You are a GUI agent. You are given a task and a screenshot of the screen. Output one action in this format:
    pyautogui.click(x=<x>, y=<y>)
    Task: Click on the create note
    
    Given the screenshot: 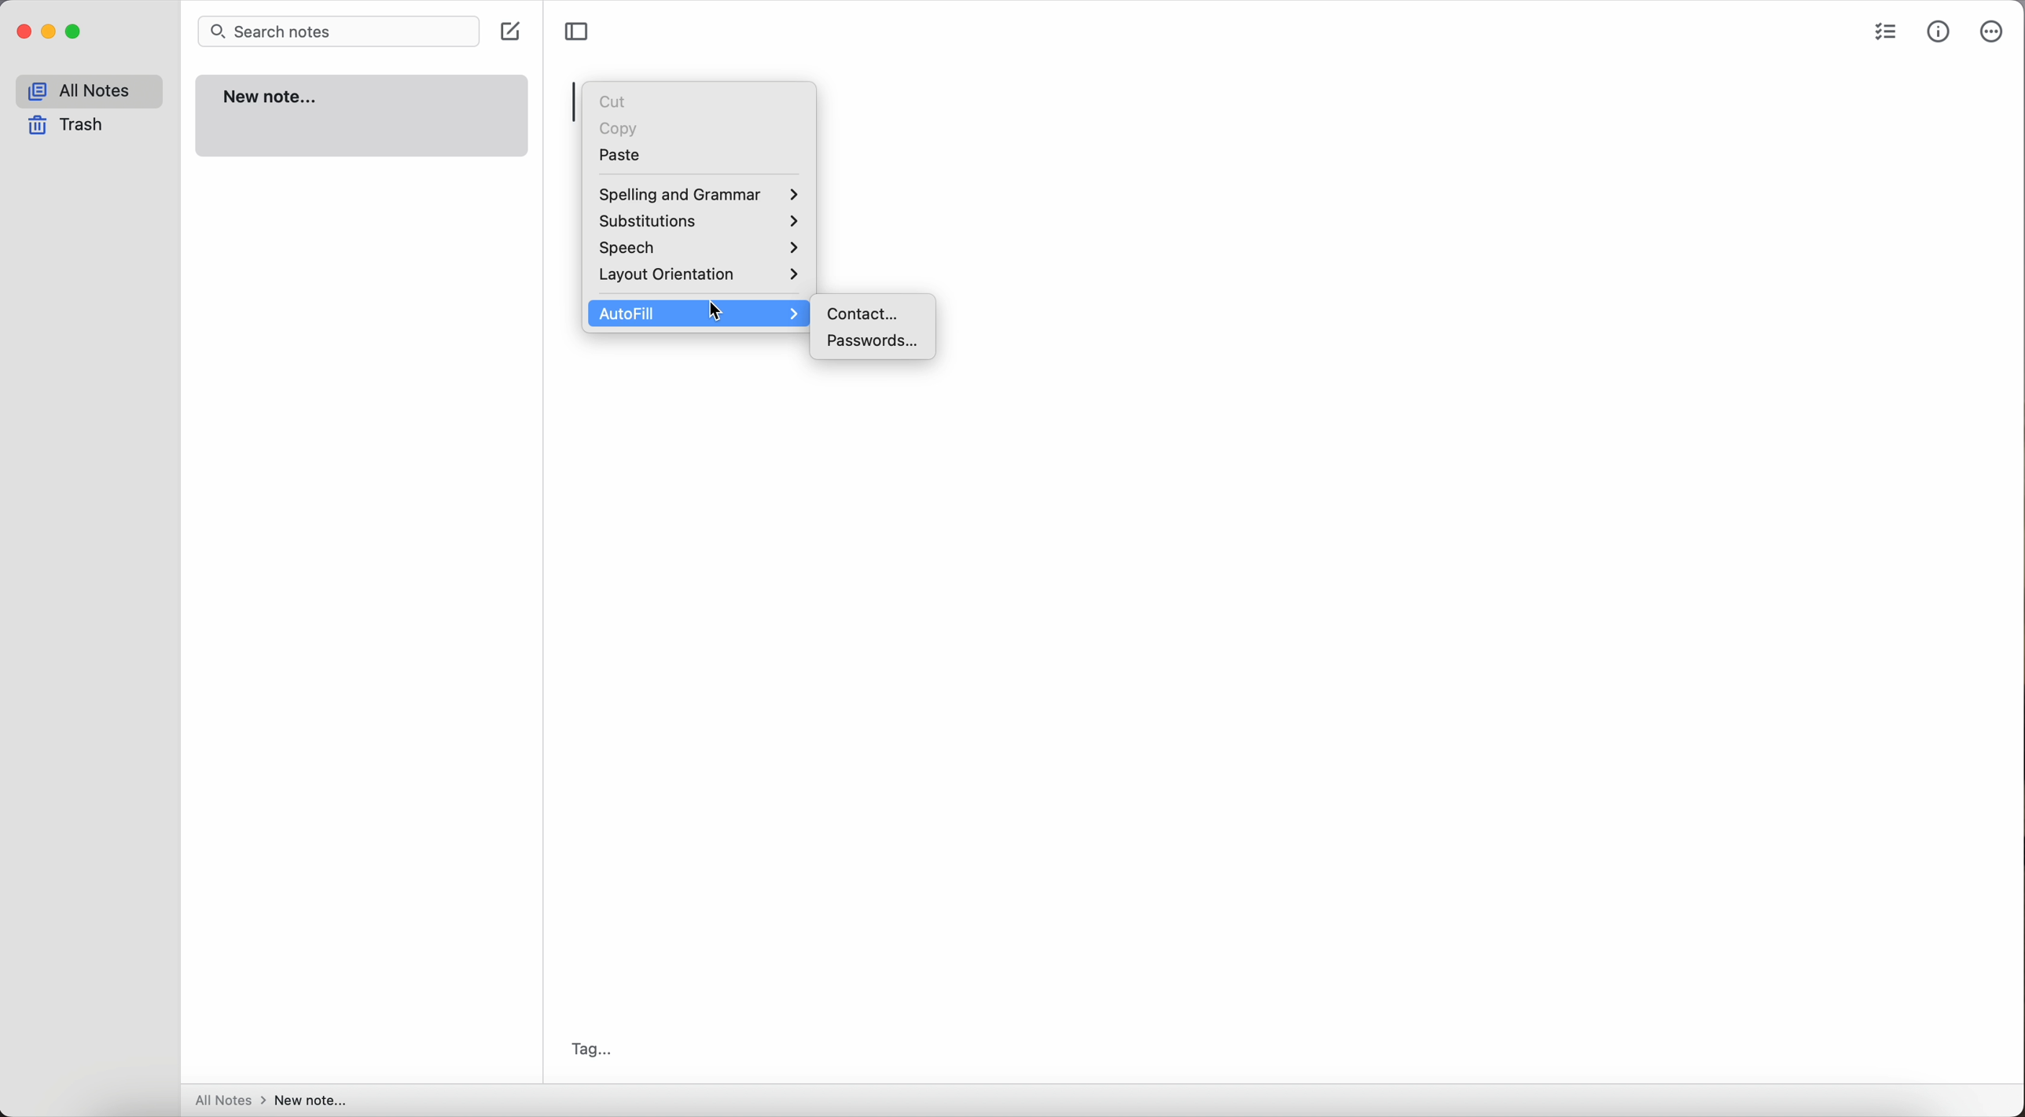 What is the action you would take?
    pyautogui.click(x=514, y=32)
    